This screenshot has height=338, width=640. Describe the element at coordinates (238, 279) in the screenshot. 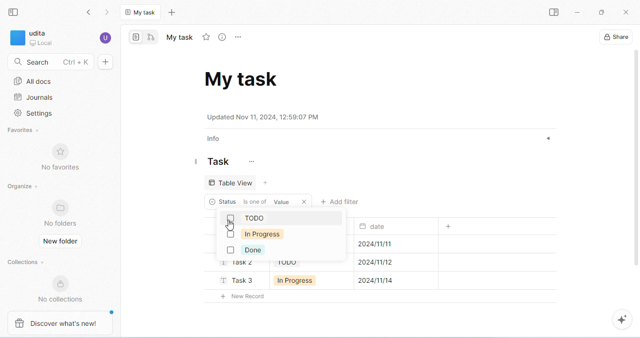

I see `task3` at that location.